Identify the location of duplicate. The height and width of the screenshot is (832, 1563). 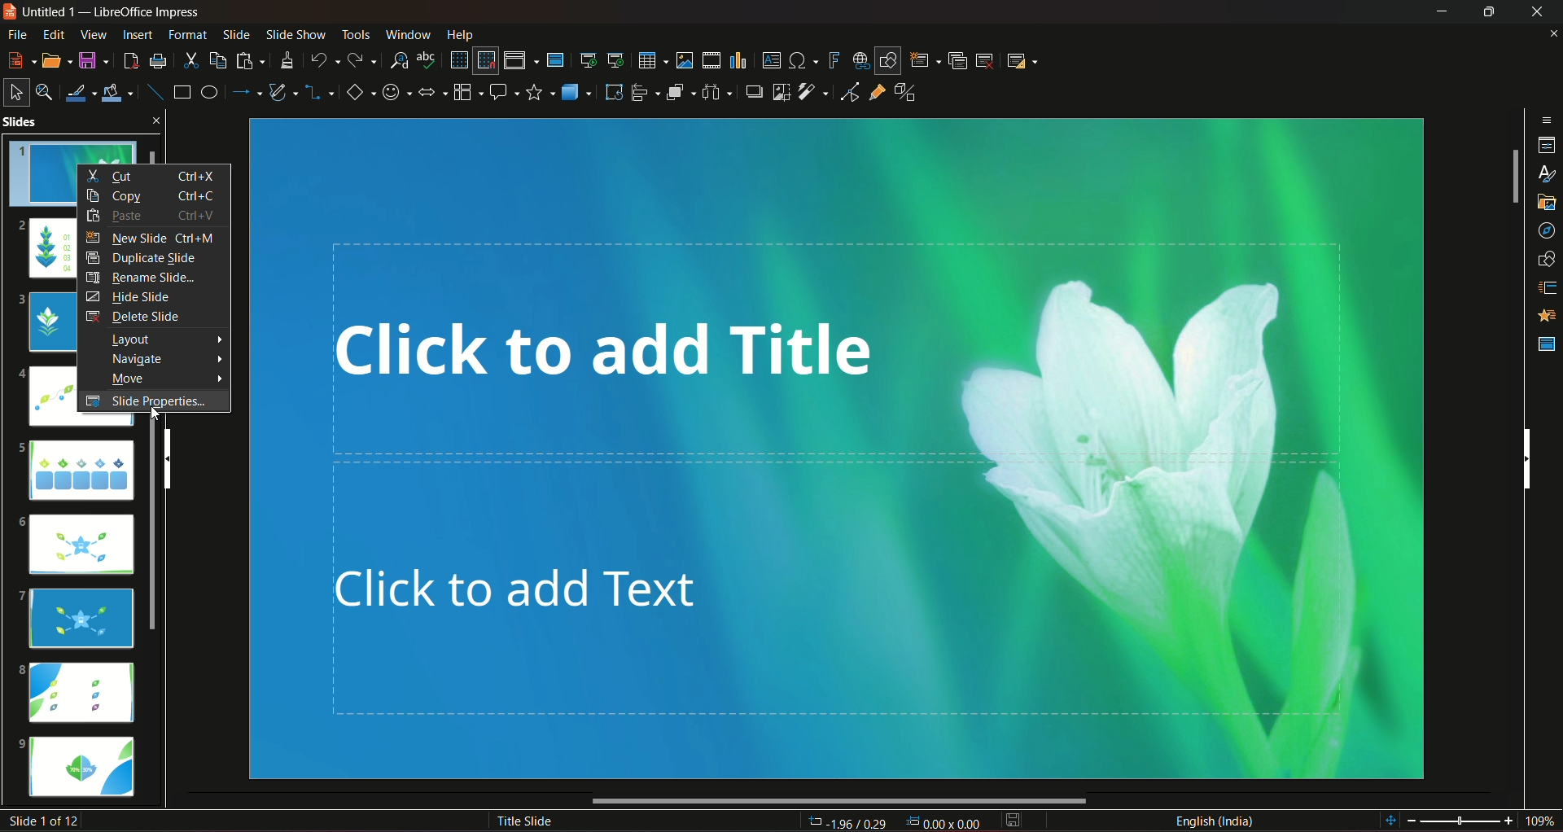
(957, 59).